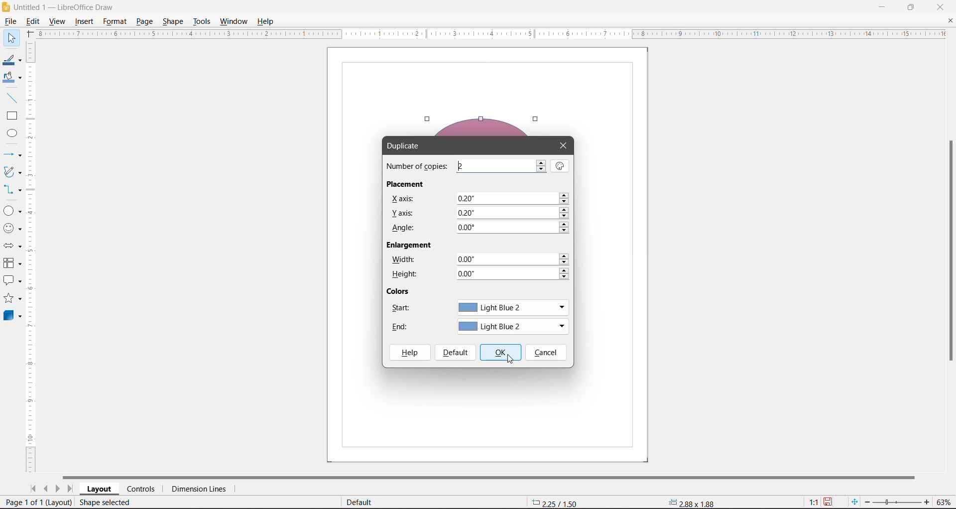 The height and width of the screenshot is (509, 956). I want to click on Rectangle, so click(12, 117).